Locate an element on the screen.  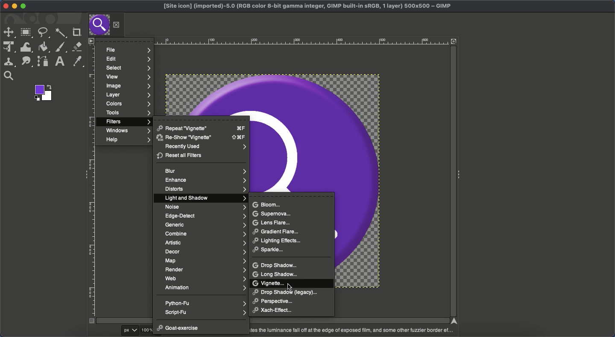
Edge detect is located at coordinates (206, 216).